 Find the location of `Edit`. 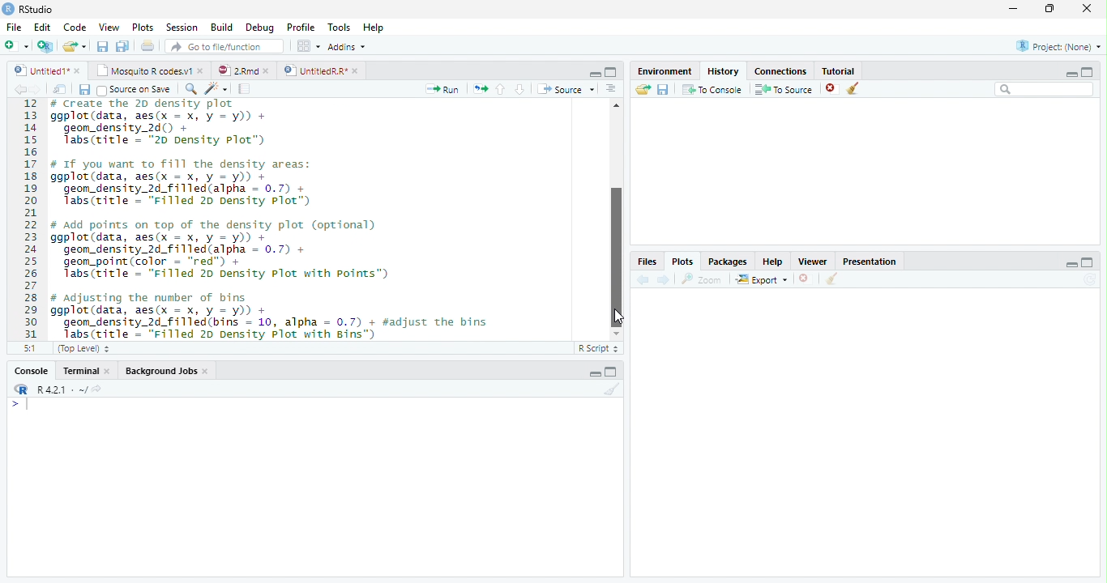

Edit is located at coordinates (42, 28).